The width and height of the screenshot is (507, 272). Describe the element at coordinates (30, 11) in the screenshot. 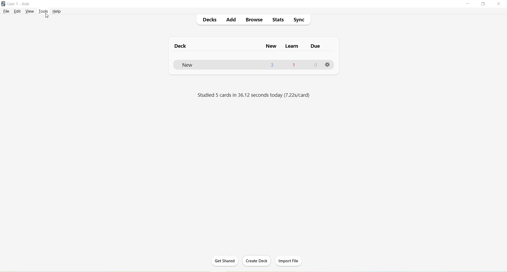

I see `View` at that location.